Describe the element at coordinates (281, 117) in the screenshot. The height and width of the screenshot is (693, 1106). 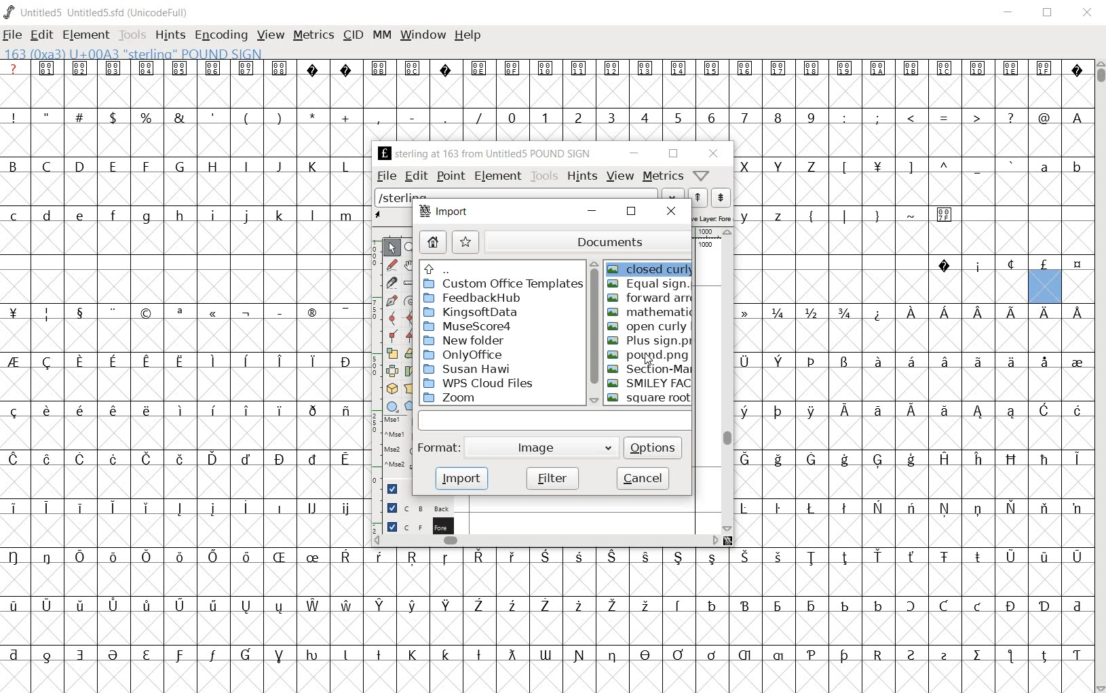
I see `)` at that location.